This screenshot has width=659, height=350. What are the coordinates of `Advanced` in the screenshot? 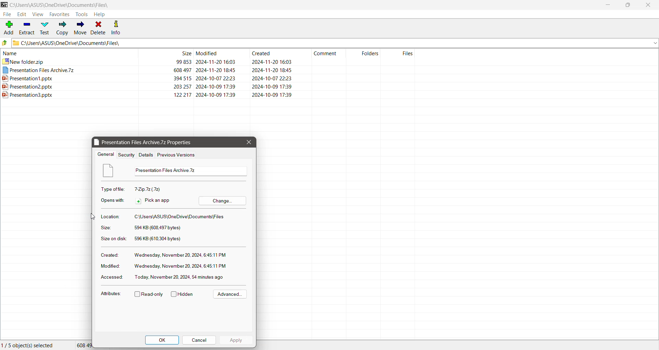 It's located at (231, 294).